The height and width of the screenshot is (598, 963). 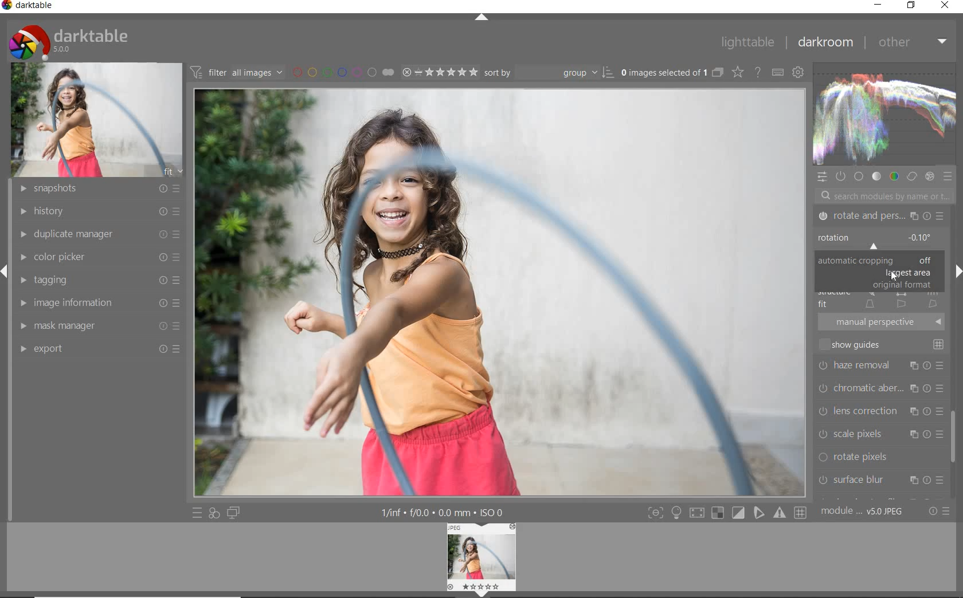 I want to click on preset , so click(x=948, y=178).